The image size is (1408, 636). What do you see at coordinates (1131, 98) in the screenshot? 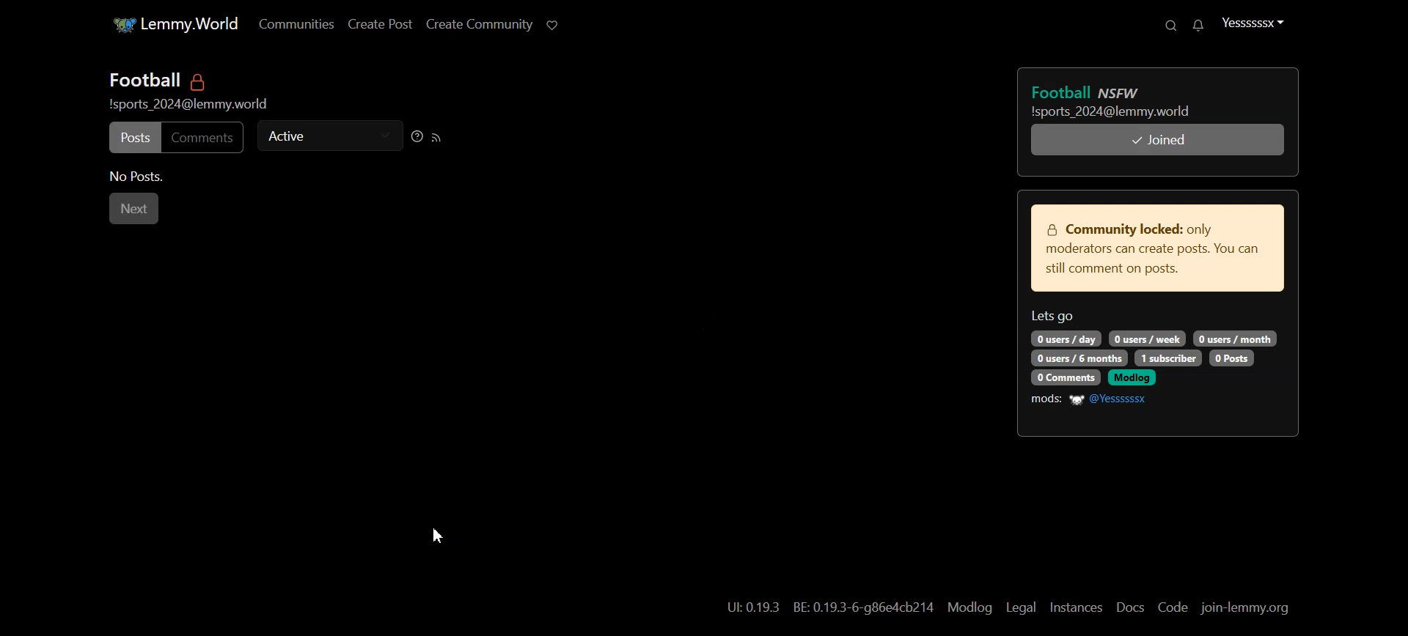
I see `Post` at bounding box center [1131, 98].